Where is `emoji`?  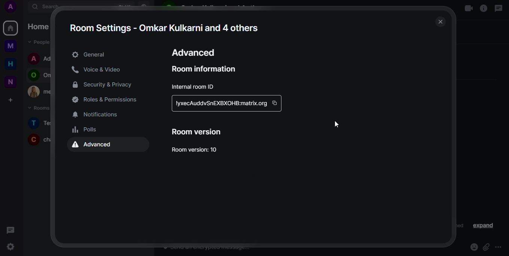 emoji is located at coordinates (473, 247).